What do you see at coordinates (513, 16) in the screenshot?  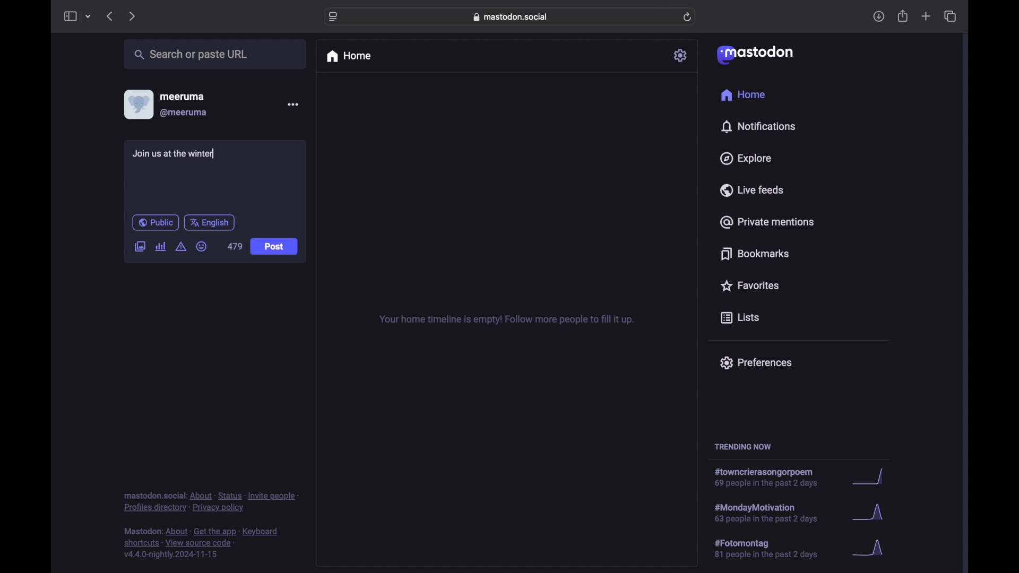 I see `web address` at bounding box center [513, 16].